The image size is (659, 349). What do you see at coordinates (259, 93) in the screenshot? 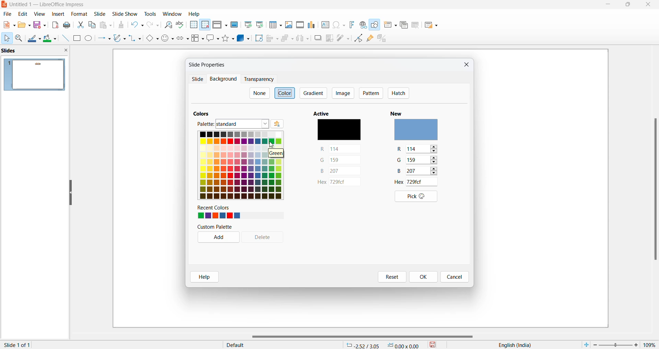
I see `none` at bounding box center [259, 93].